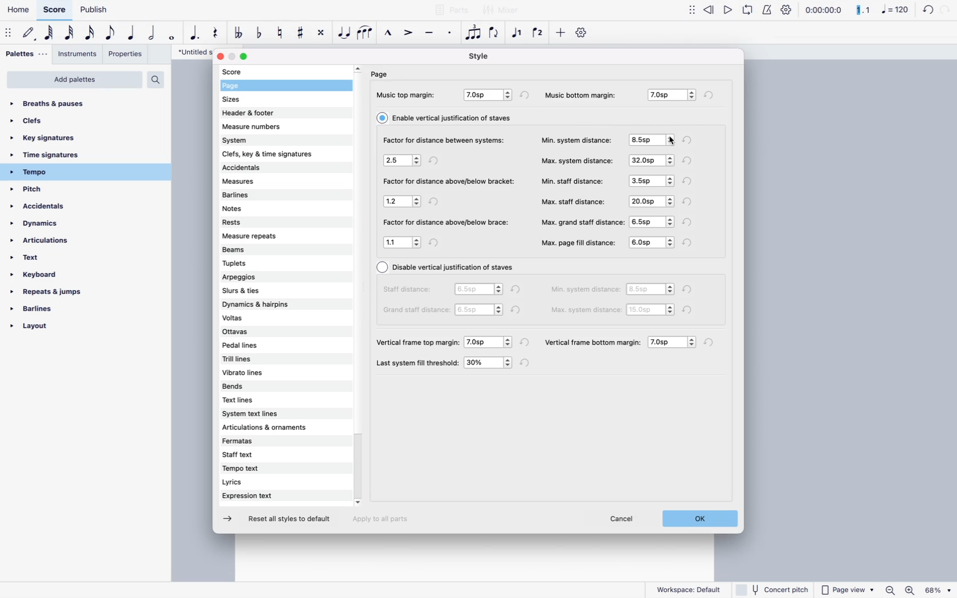 The width and height of the screenshot is (957, 598). What do you see at coordinates (435, 162) in the screenshot?
I see `refresh` at bounding box center [435, 162].